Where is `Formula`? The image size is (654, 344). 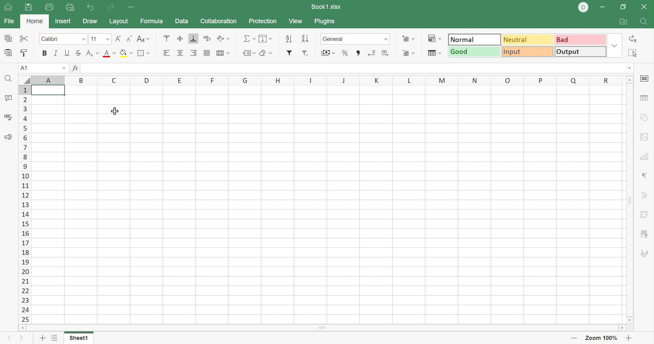 Formula is located at coordinates (151, 21).